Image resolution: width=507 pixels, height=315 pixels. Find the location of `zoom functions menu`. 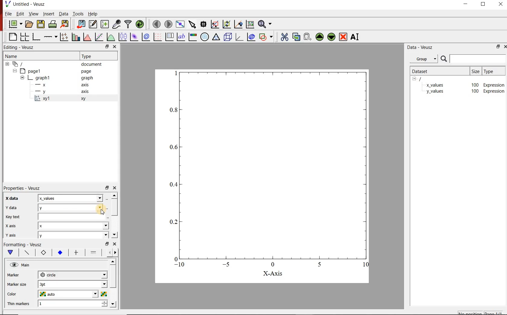

zoom functions menu is located at coordinates (265, 25).